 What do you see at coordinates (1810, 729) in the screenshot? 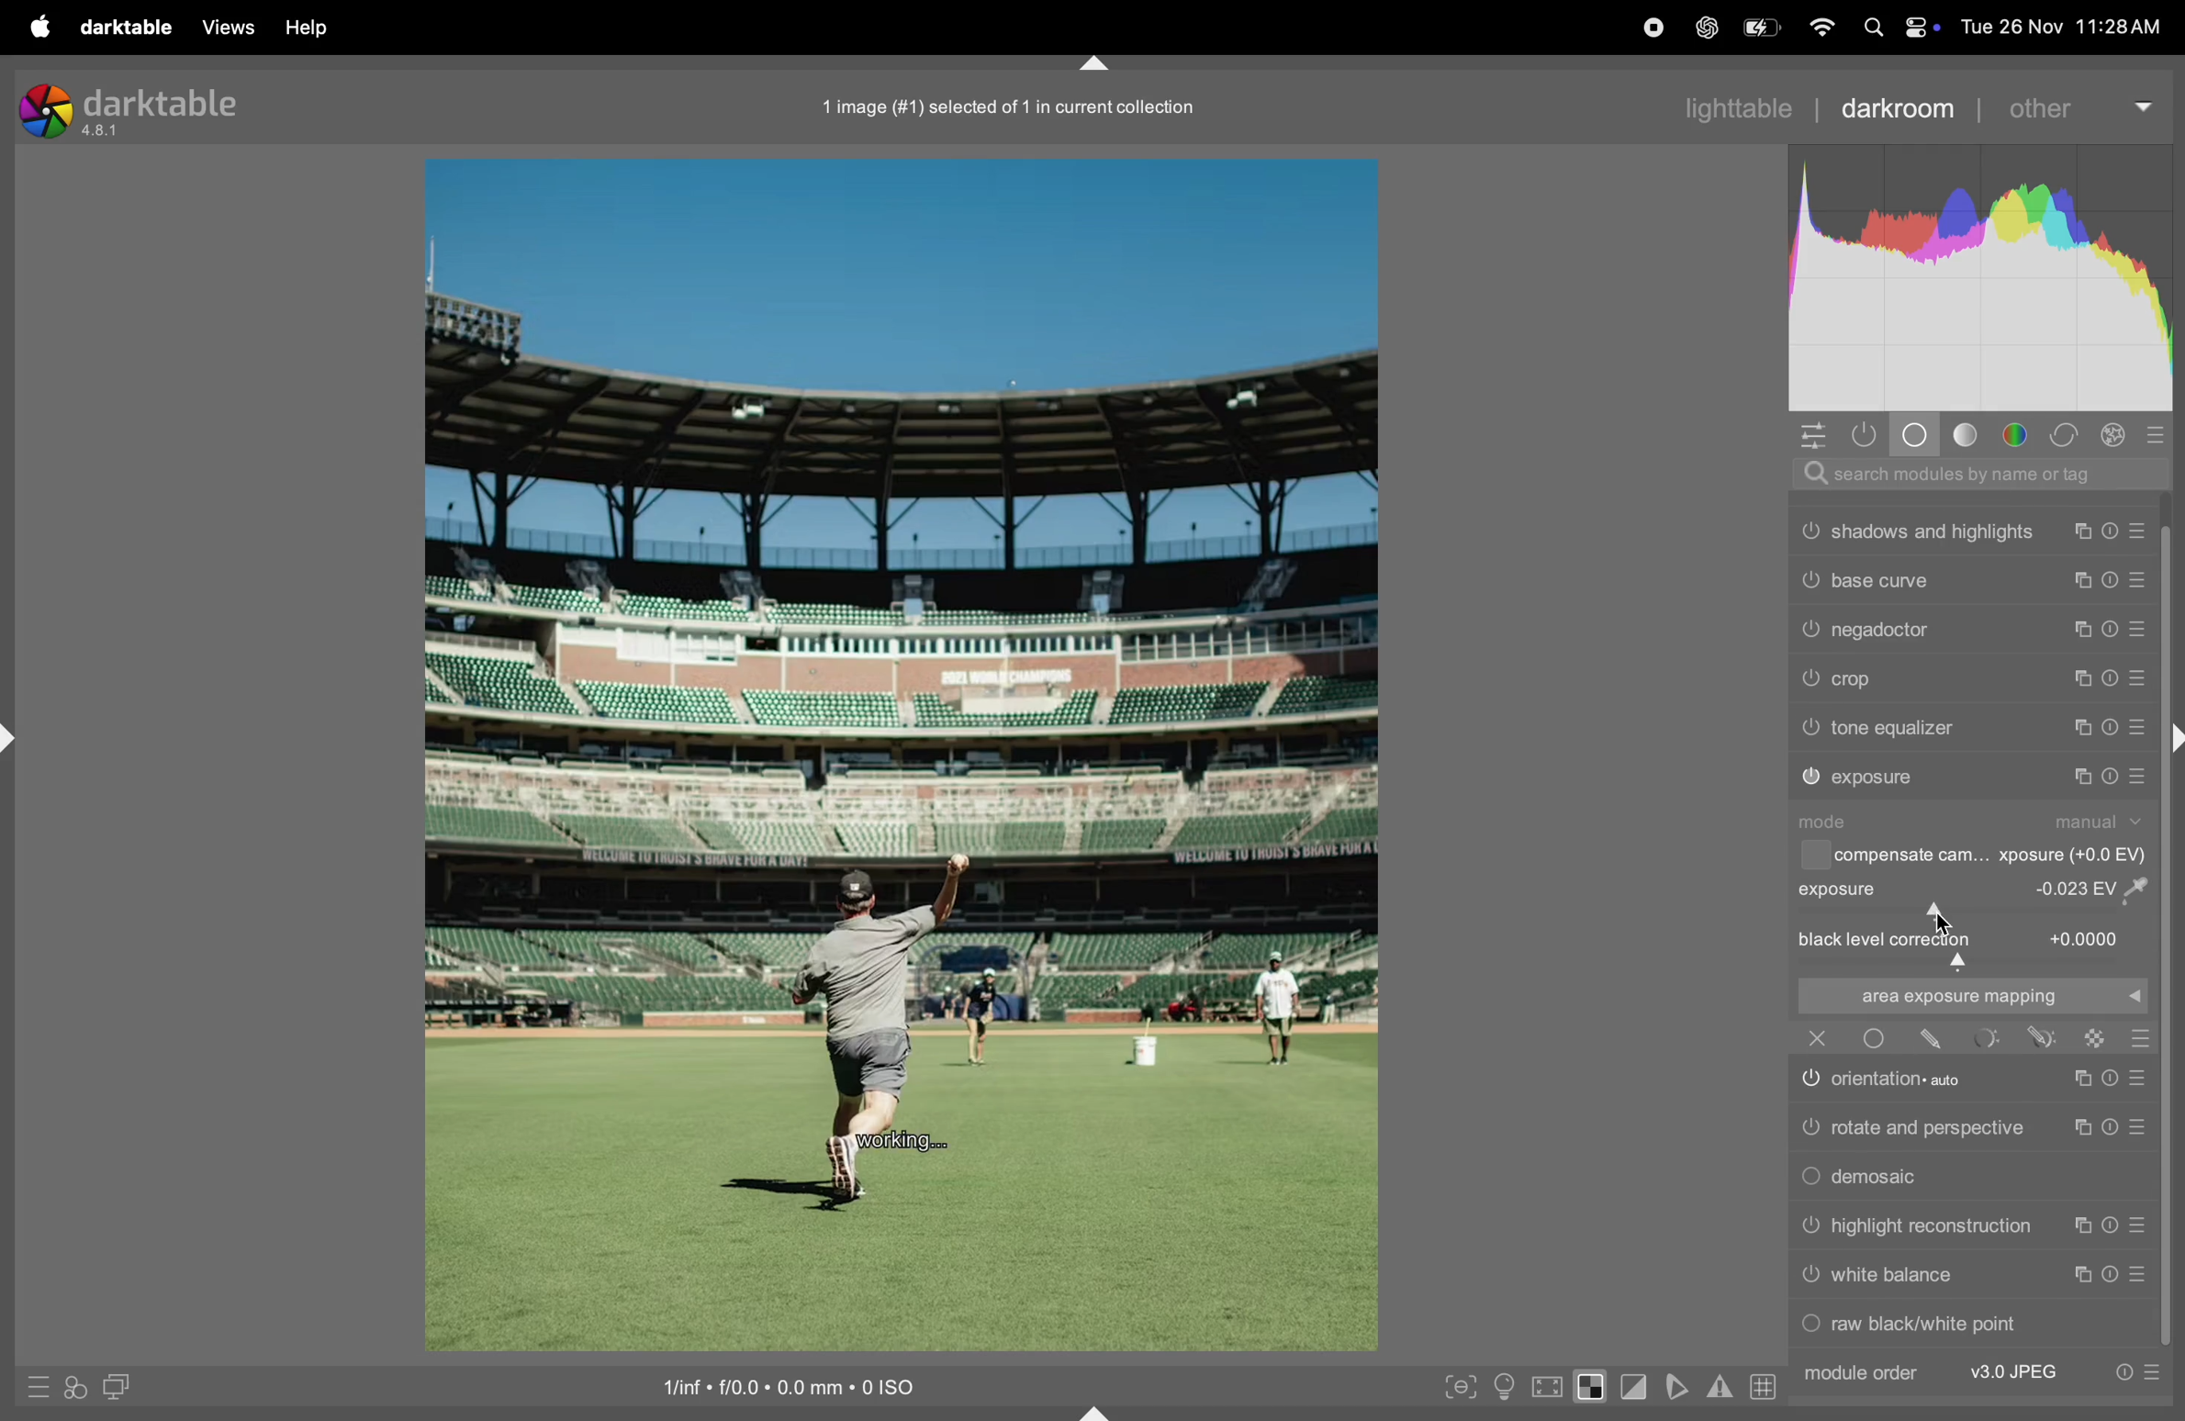
I see `Switch on or off` at bounding box center [1810, 729].